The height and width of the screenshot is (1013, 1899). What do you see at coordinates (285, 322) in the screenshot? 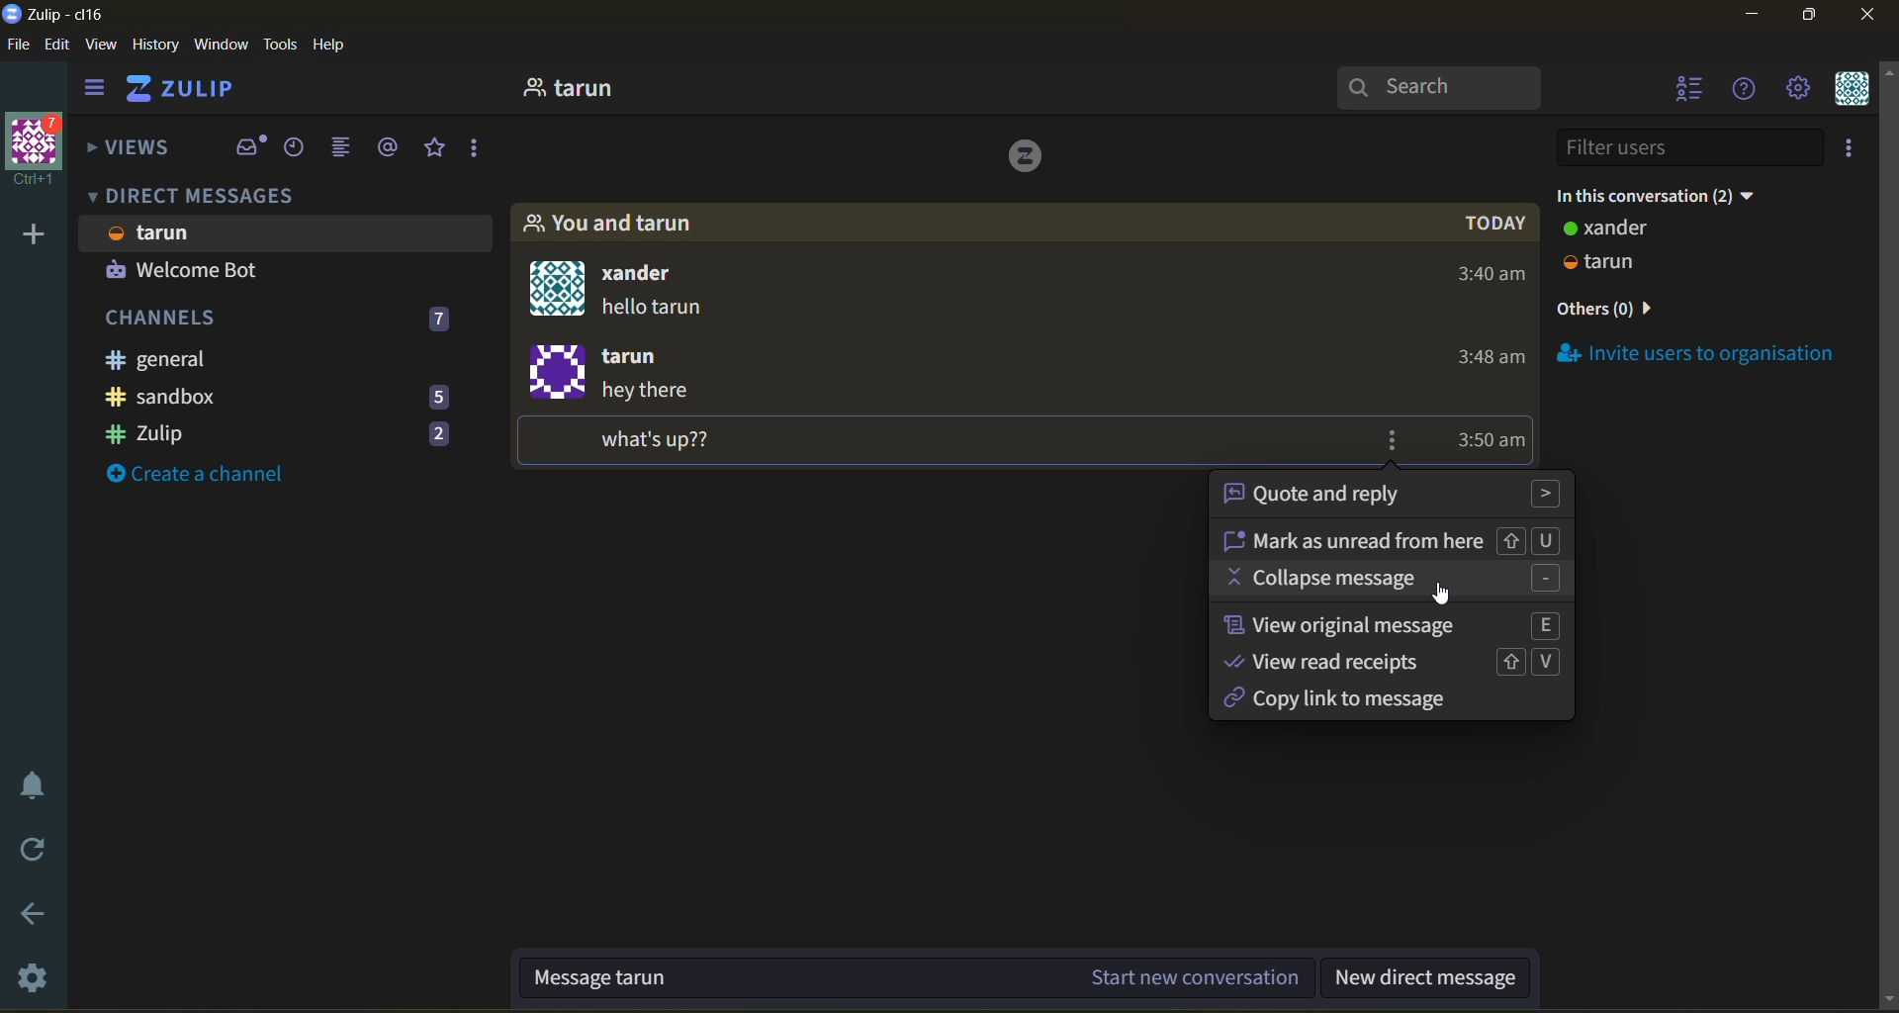
I see `channels` at bounding box center [285, 322].